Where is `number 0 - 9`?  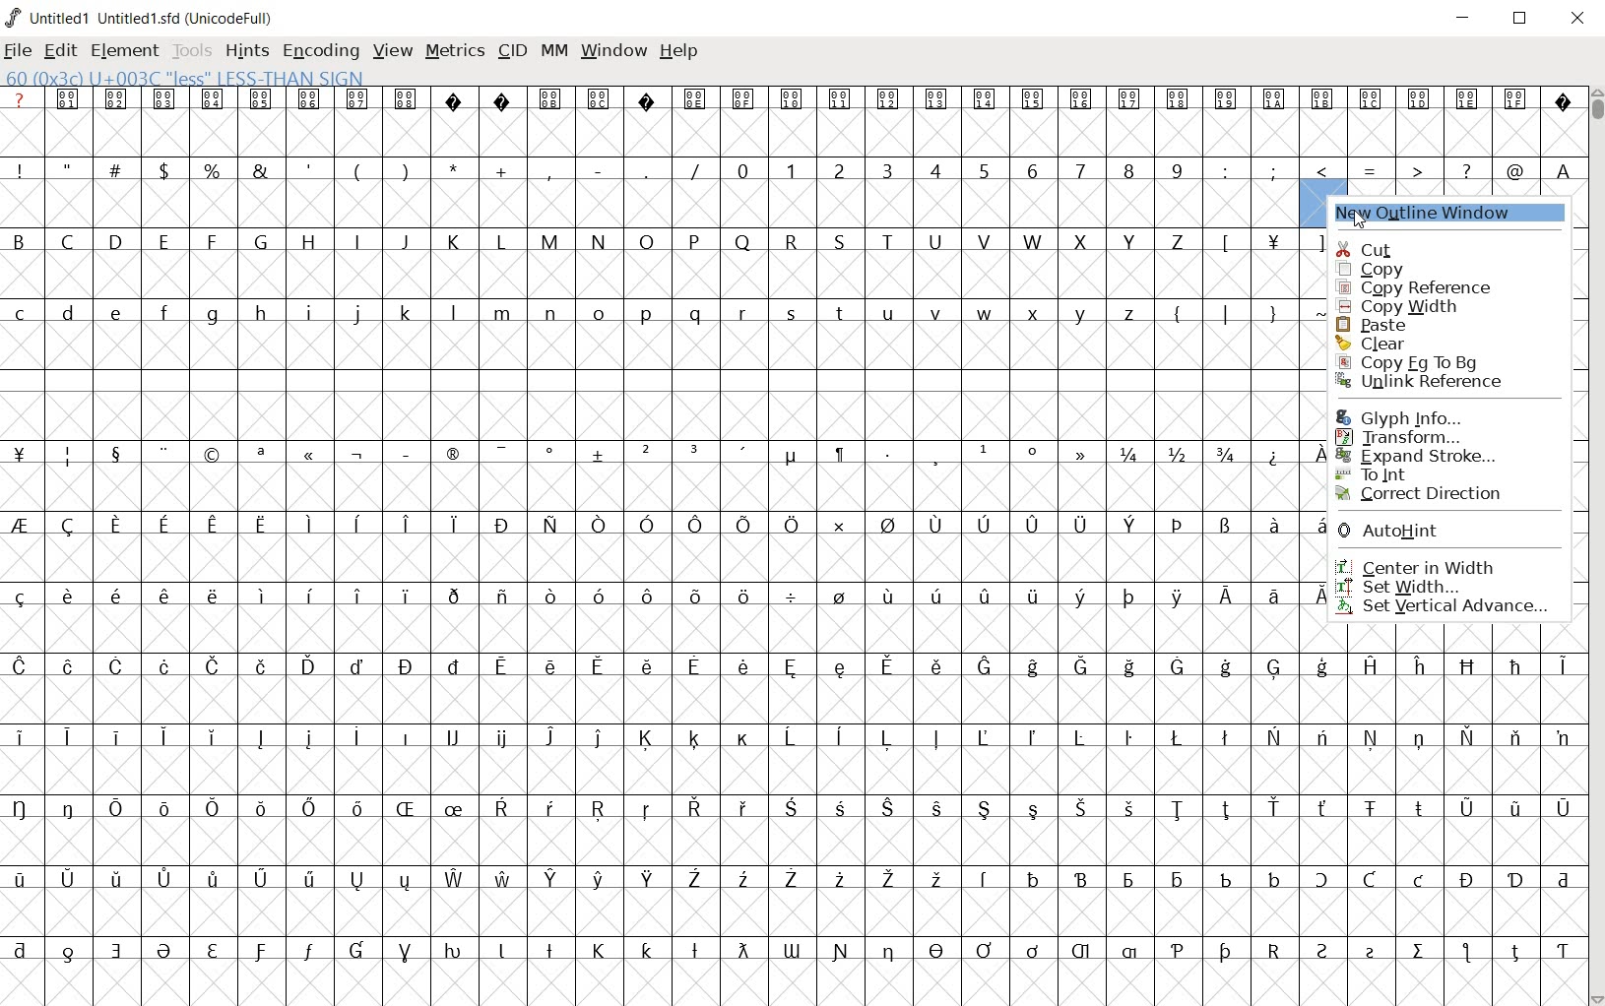
number 0 - 9 is located at coordinates (959, 170).